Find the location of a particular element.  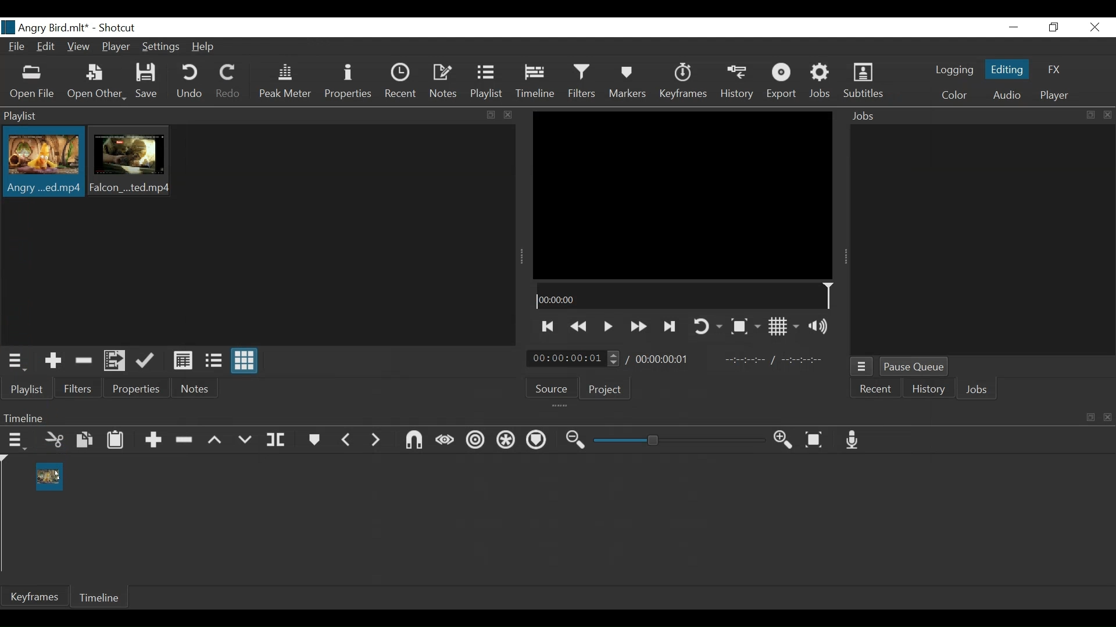

Recent is located at coordinates (402, 82).